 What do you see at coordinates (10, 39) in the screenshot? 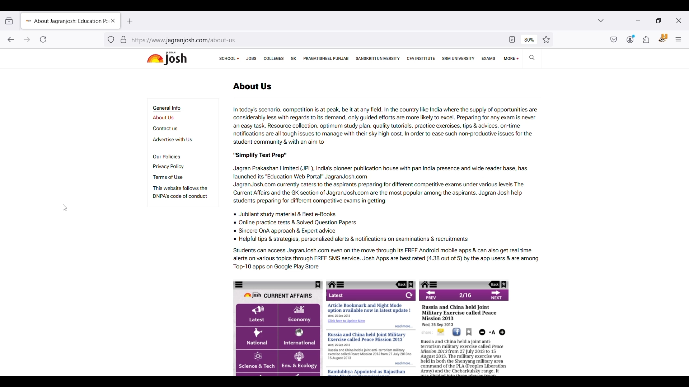
I see `Go back one page` at bounding box center [10, 39].